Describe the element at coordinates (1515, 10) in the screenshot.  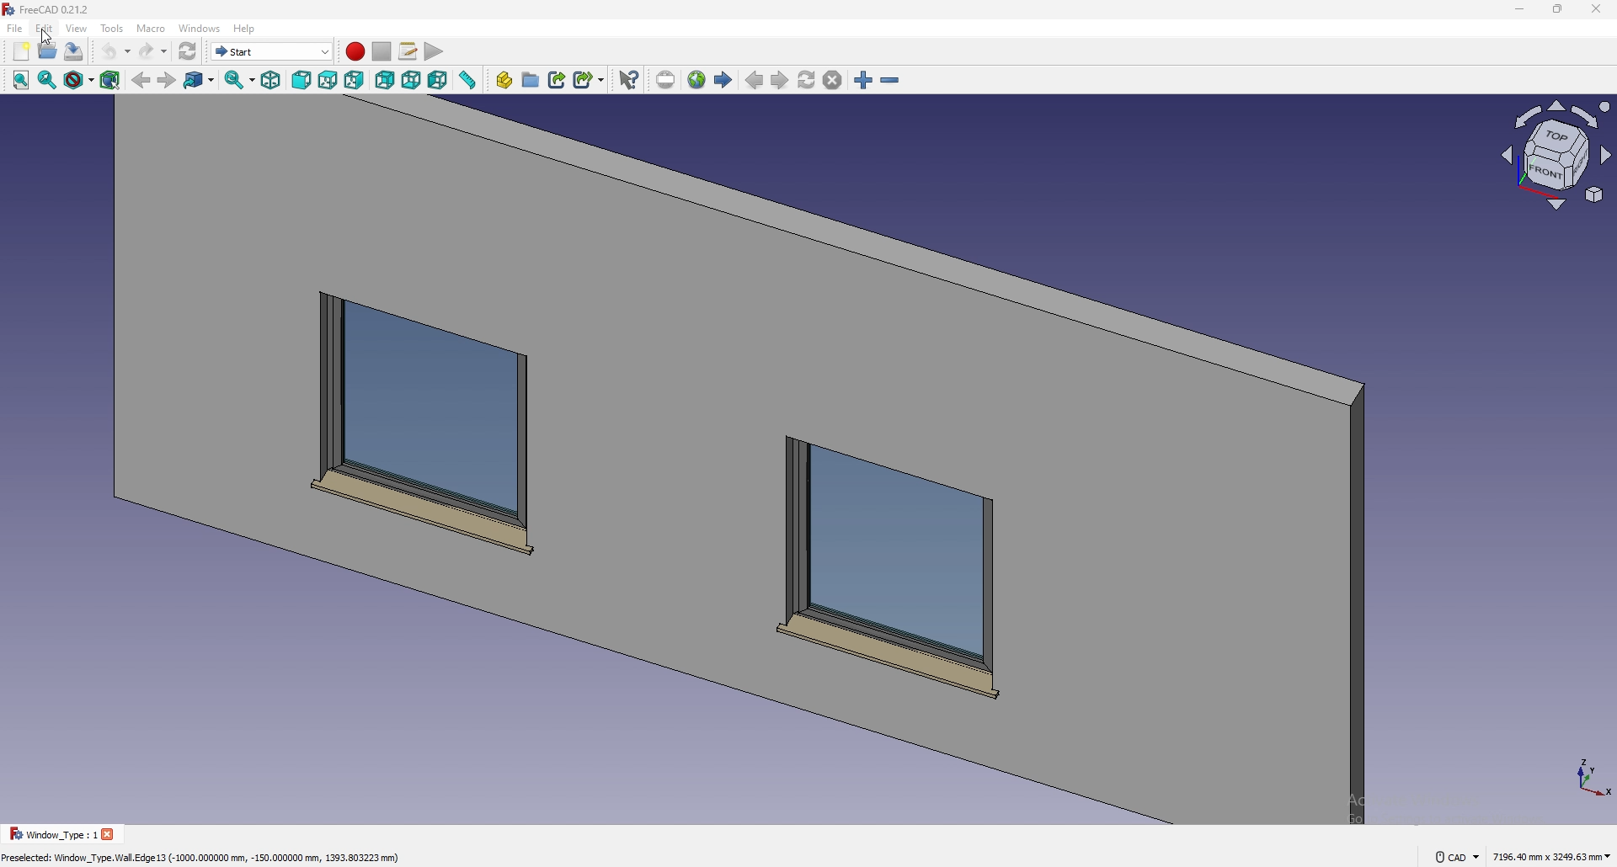
I see `minimize` at that location.